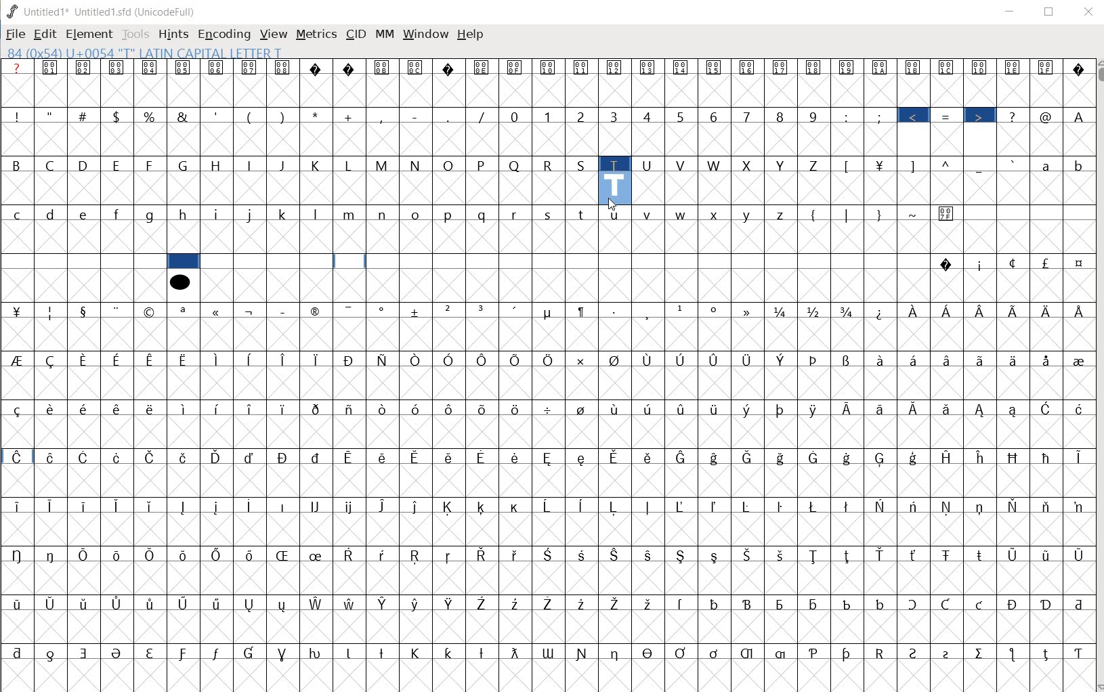  Describe the element at coordinates (683, 651) in the screenshot. I see `Symbol` at that location.